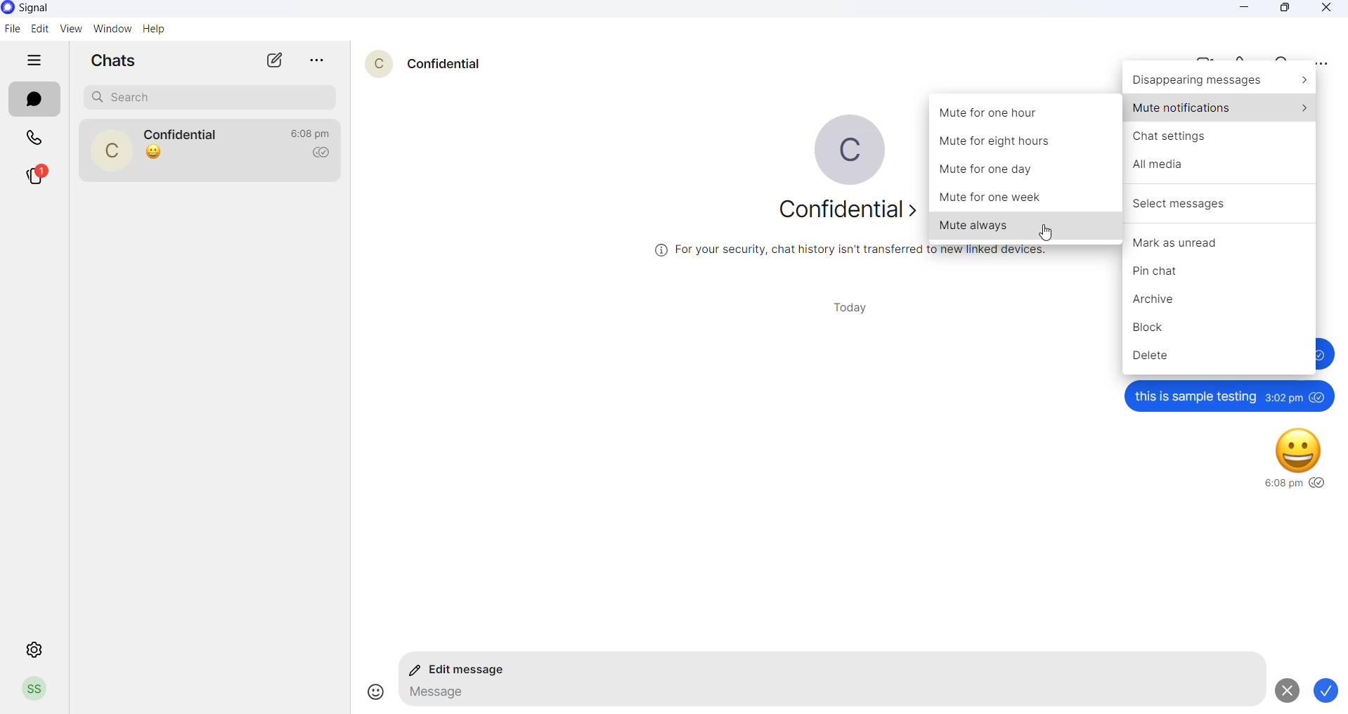  I want to click on more options, so click(320, 60).